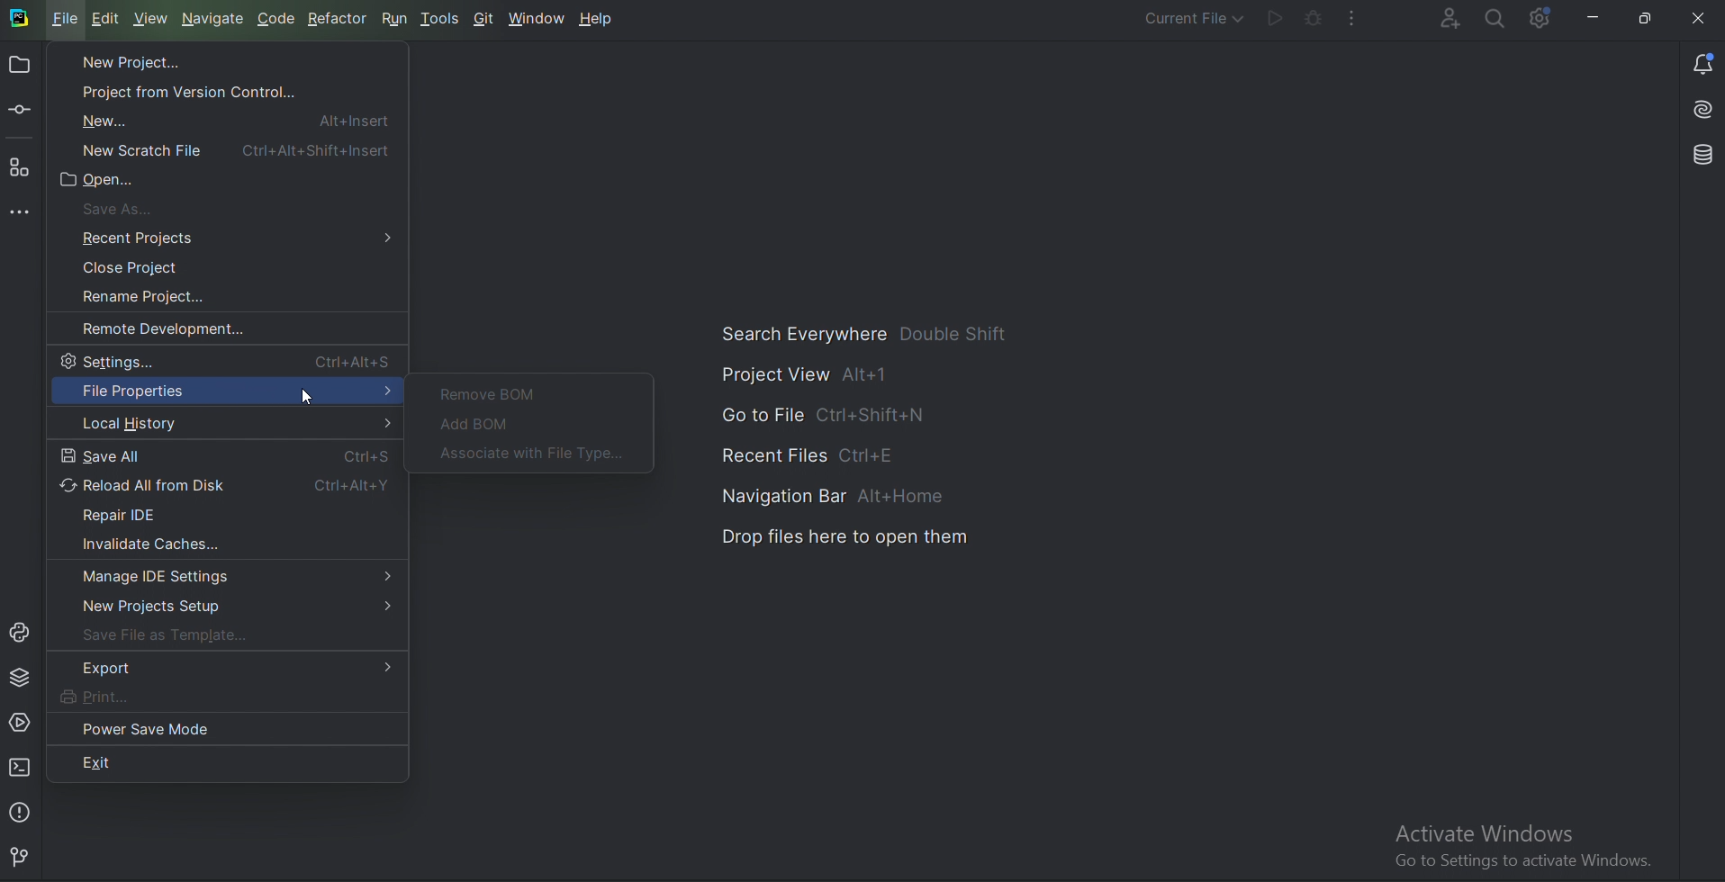 This screenshot has height=882, width=1725. I want to click on Print, so click(122, 697).